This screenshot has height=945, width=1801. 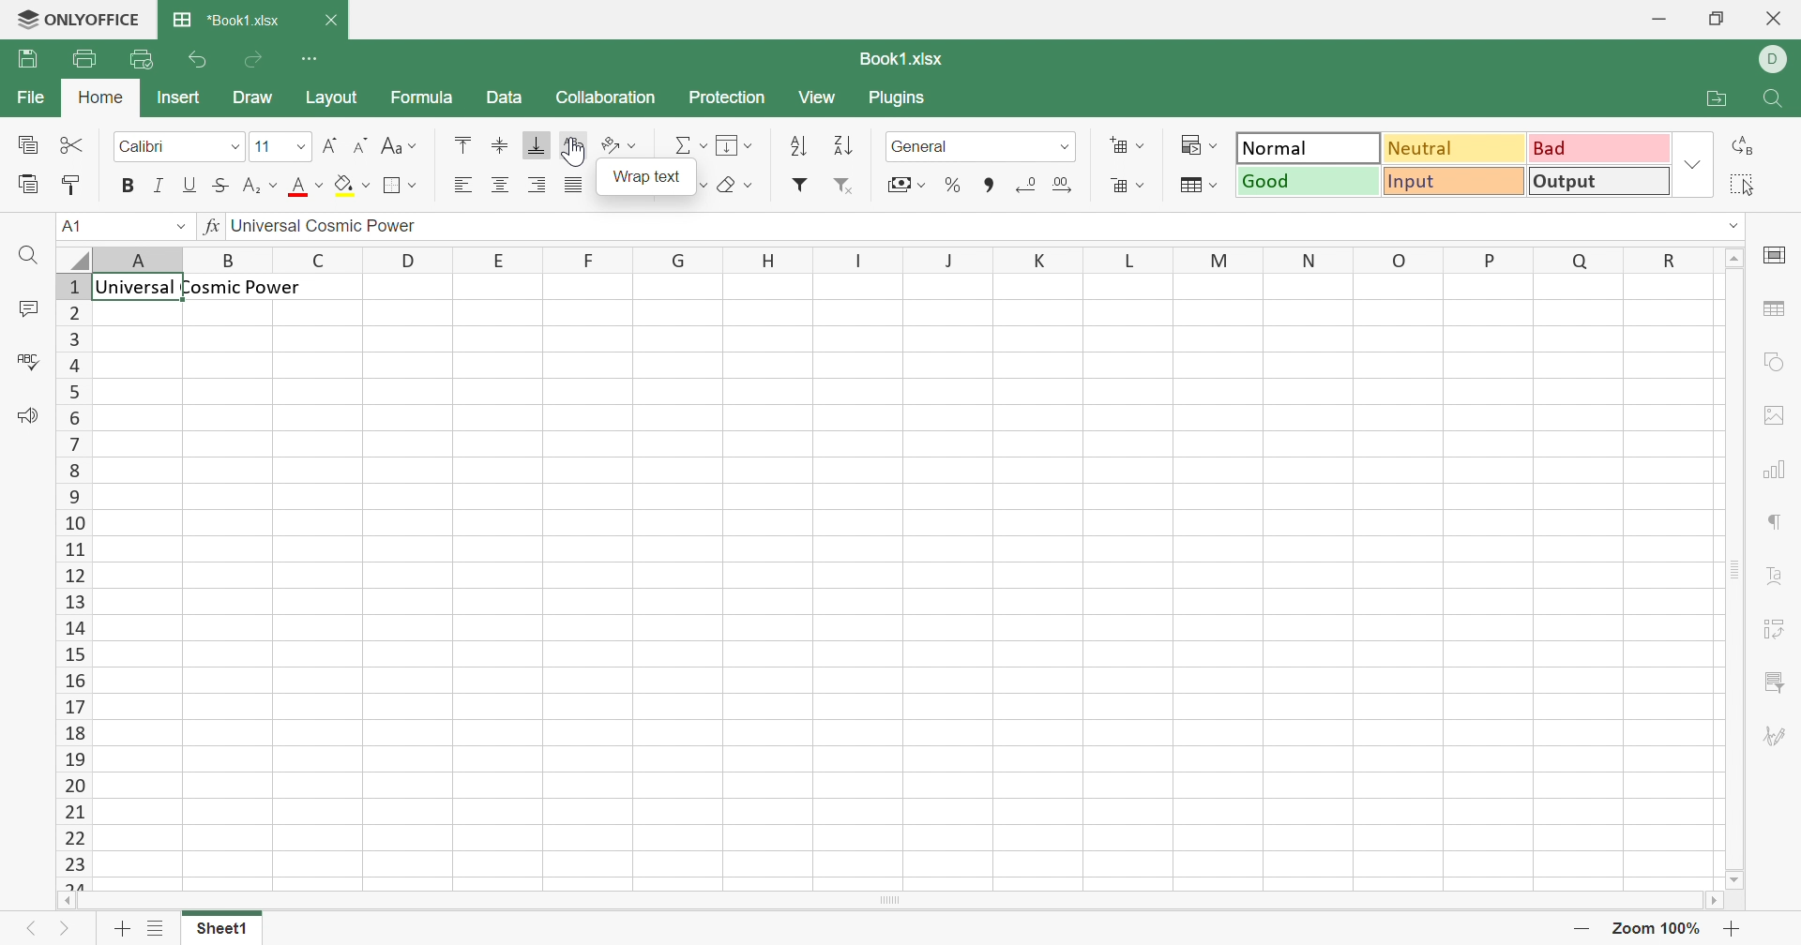 I want to click on Layout, so click(x=328, y=99).